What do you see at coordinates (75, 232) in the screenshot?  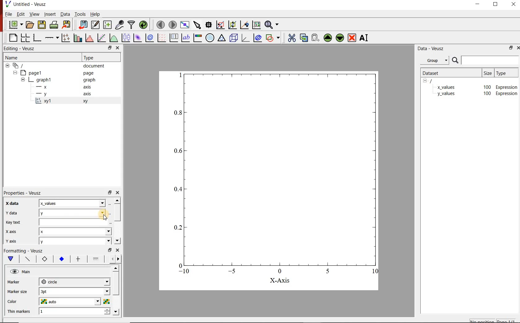 I see `x` at bounding box center [75, 232].